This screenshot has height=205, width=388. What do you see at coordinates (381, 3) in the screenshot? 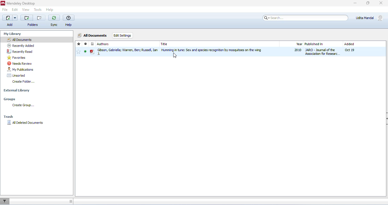
I see `close` at bounding box center [381, 3].